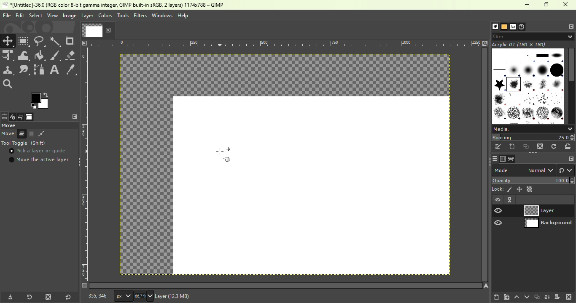  Describe the element at coordinates (116, 5) in the screenshot. I see `untitled -36.0 (rgb color 8-bit gamma integer , gimp built in stgb, 1 layer) 1174x788 - gimp` at that location.